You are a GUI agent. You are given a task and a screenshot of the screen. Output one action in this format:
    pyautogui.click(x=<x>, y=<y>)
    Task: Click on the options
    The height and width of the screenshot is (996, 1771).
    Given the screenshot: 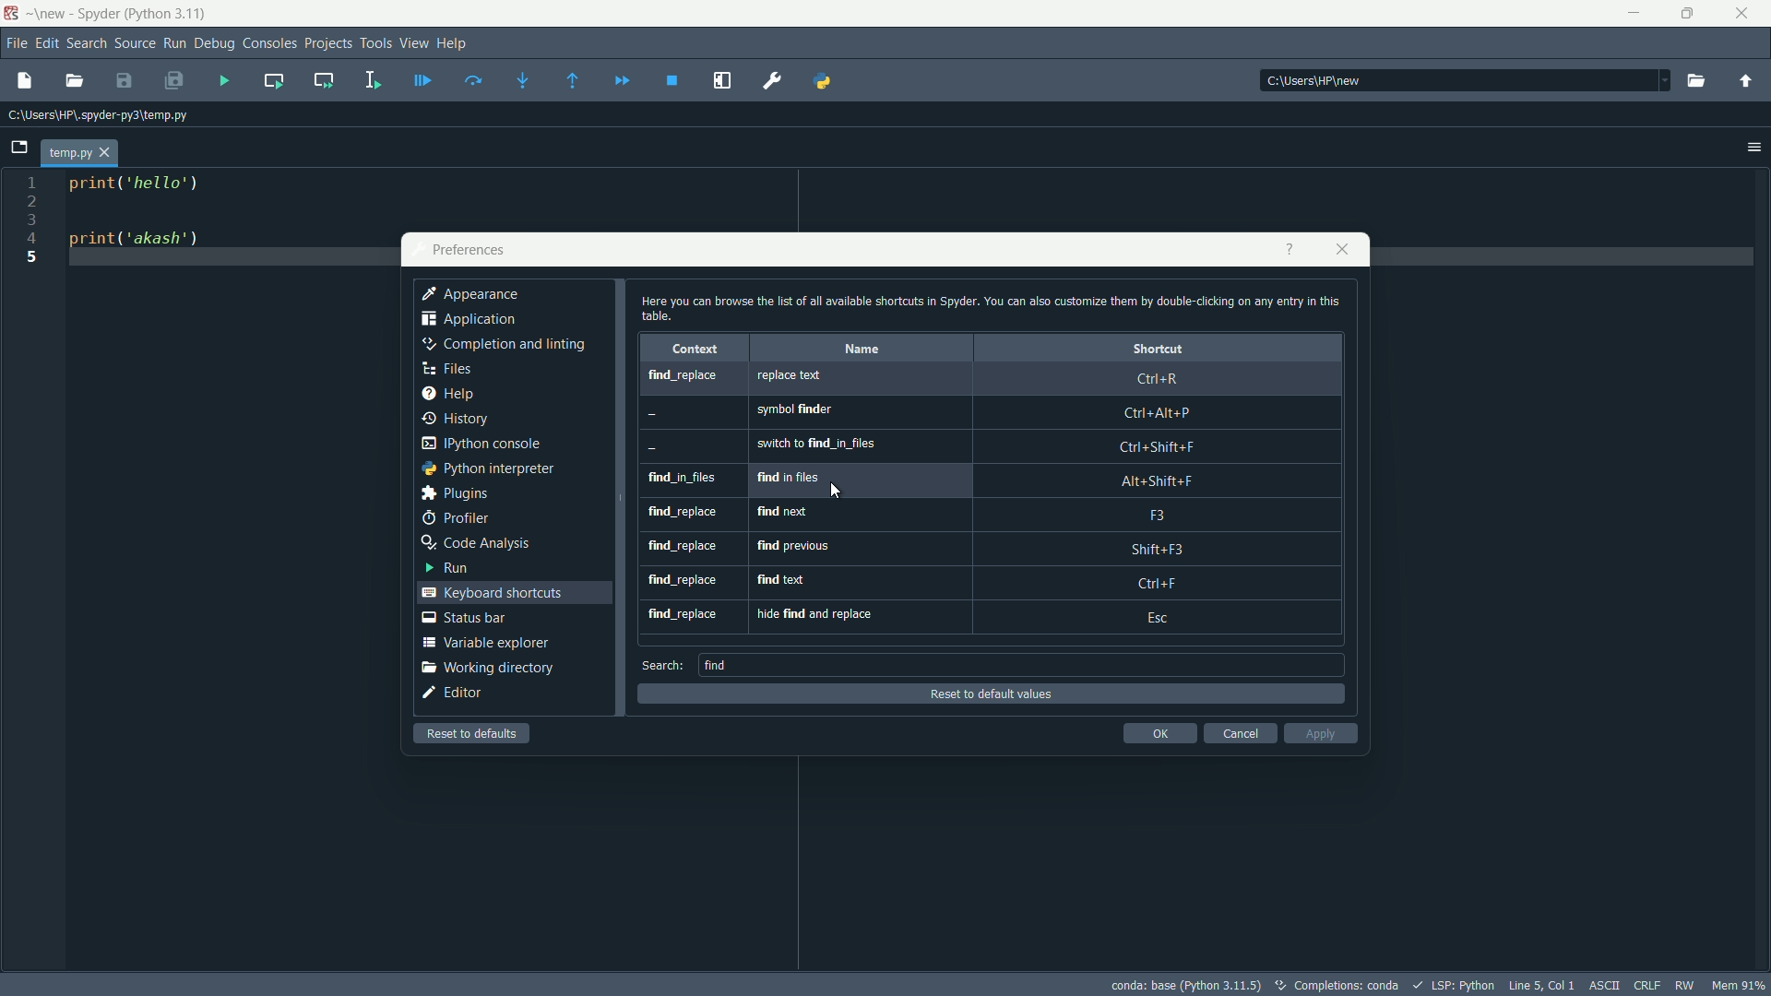 What is the action you would take?
    pyautogui.click(x=1751, y=145)
    